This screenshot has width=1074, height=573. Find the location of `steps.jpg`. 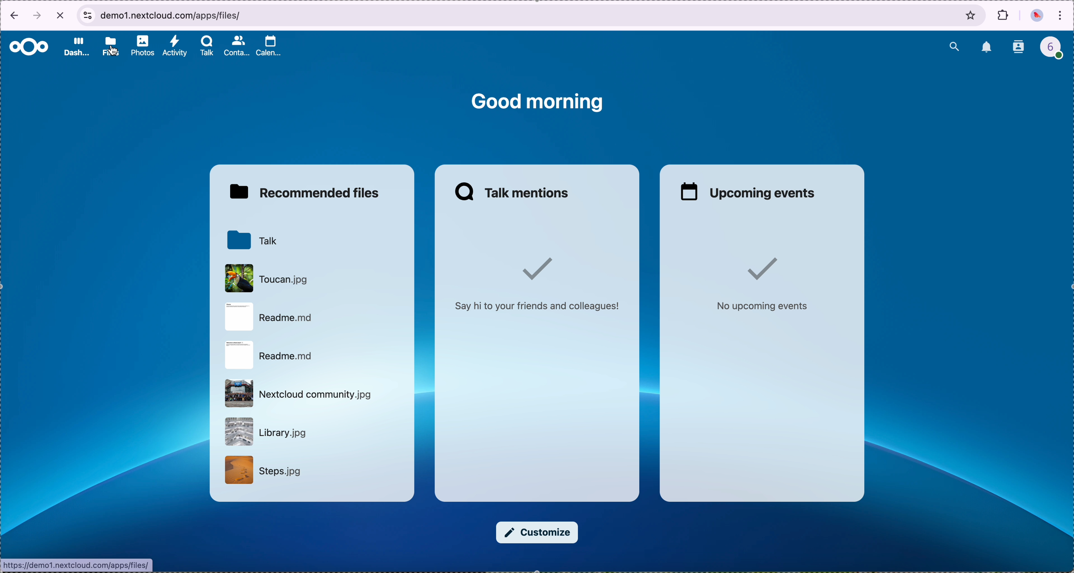

steps.jpg is located at coordinates (261, 470).